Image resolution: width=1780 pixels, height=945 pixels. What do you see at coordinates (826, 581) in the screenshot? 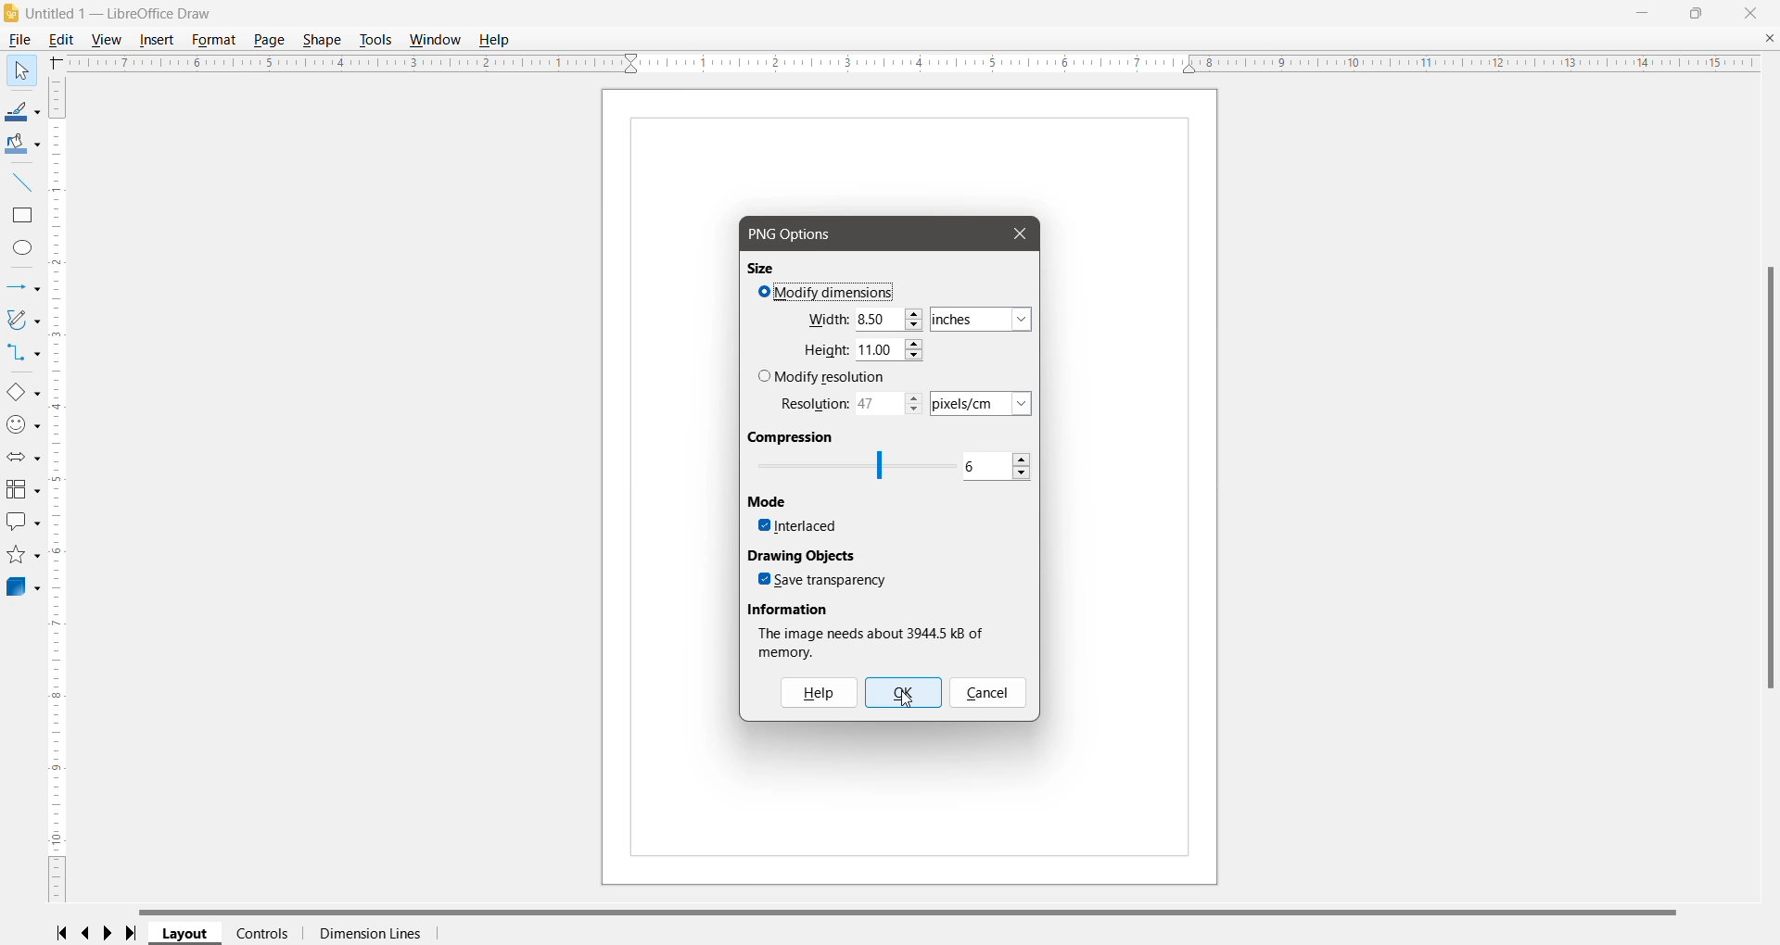
I see `Save transparency - click to enable/disable` at bounding box center [826, 581].